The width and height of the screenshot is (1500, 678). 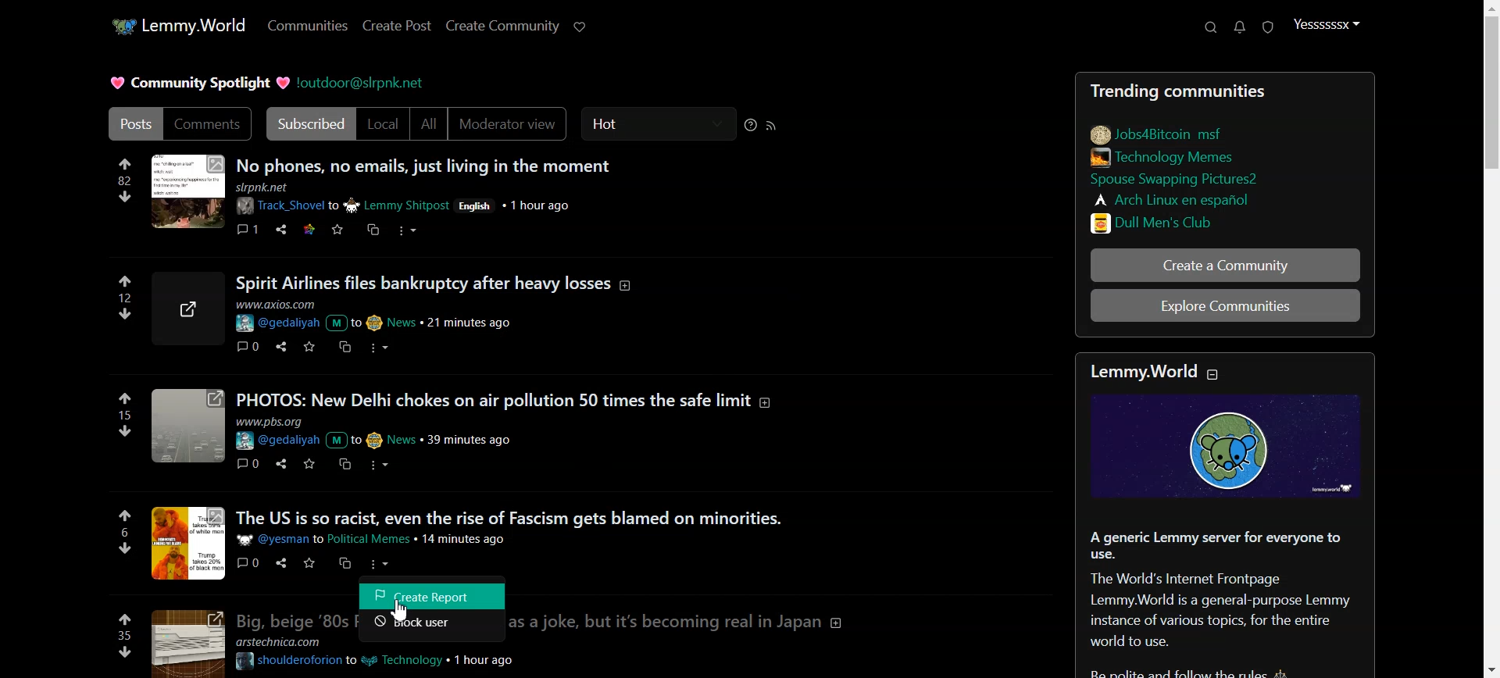 What do you see at coordinates (1266, 27) in the screenshot?
I see `Unread report` at bounding box center [1266, 27].